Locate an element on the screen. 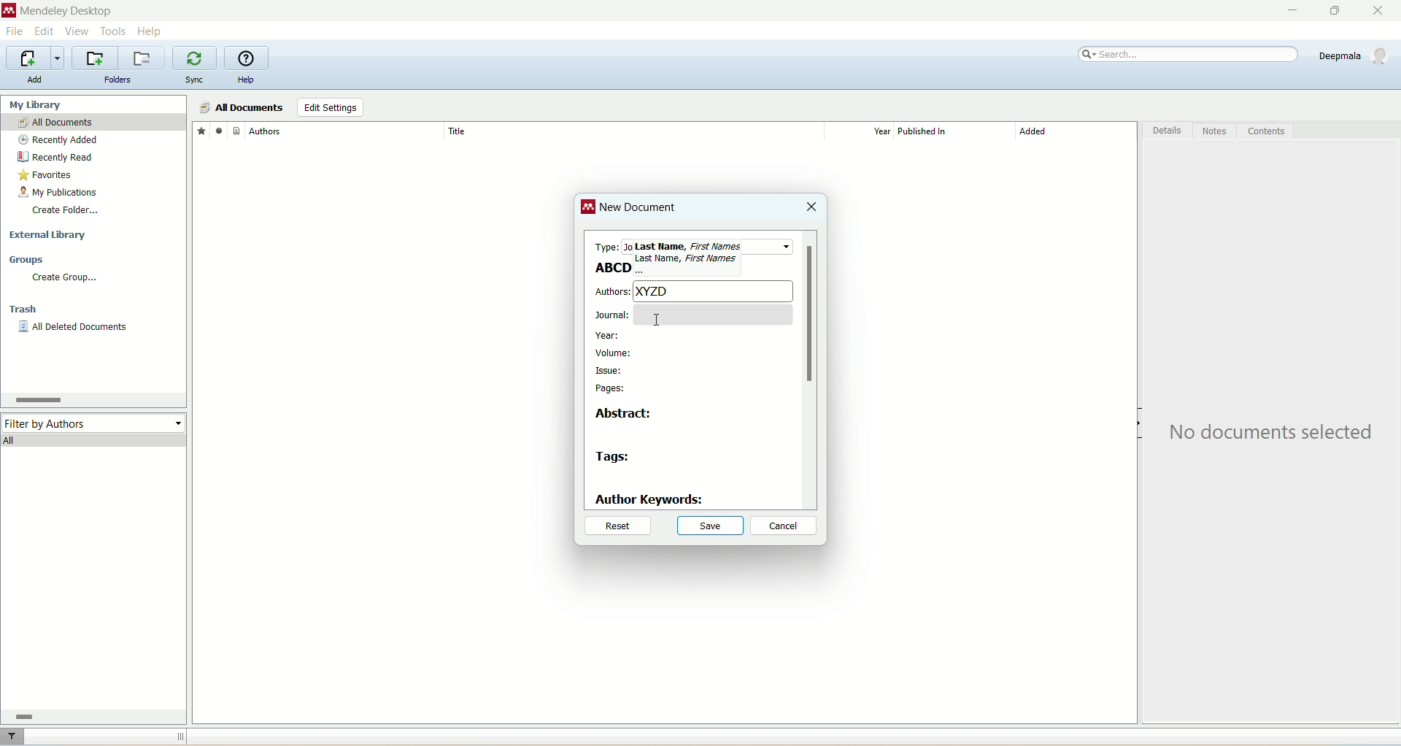  account is located at coordinates (1356, 55).